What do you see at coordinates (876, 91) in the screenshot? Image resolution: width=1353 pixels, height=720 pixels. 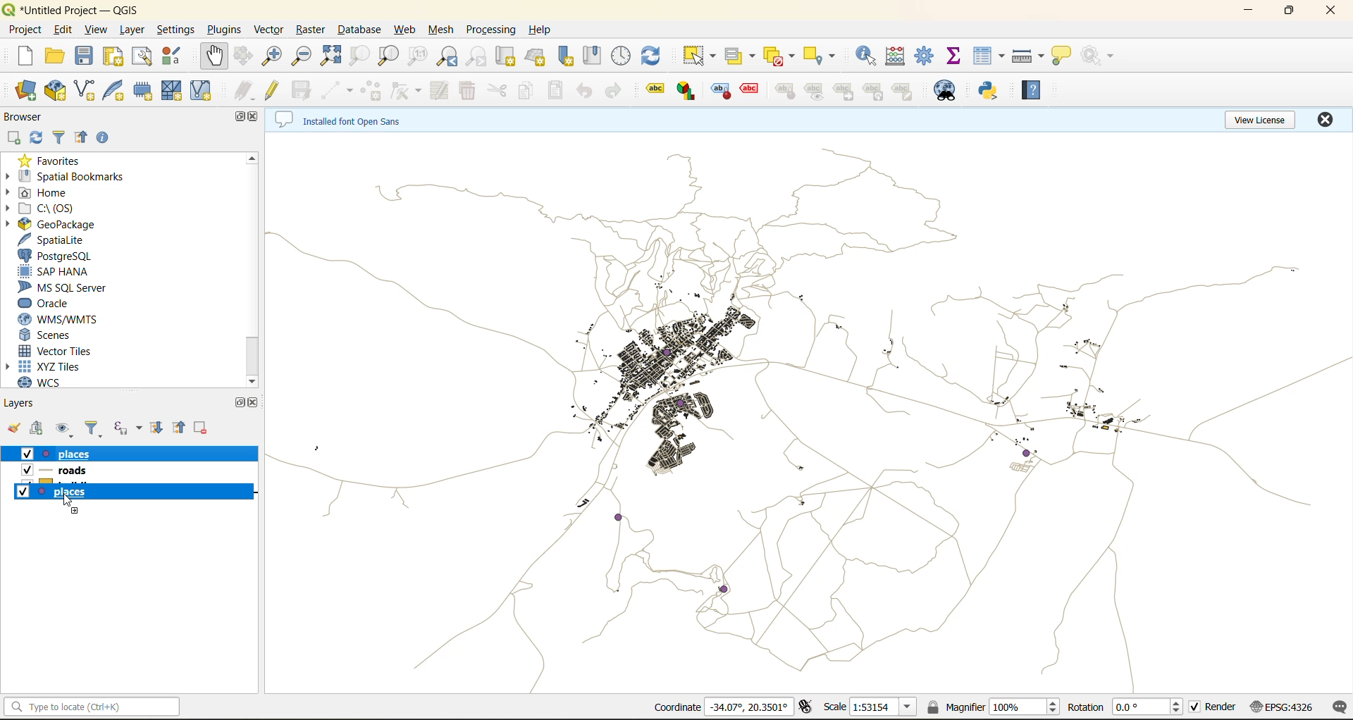 I see `rotate a label` at bounding box center [876, 91].